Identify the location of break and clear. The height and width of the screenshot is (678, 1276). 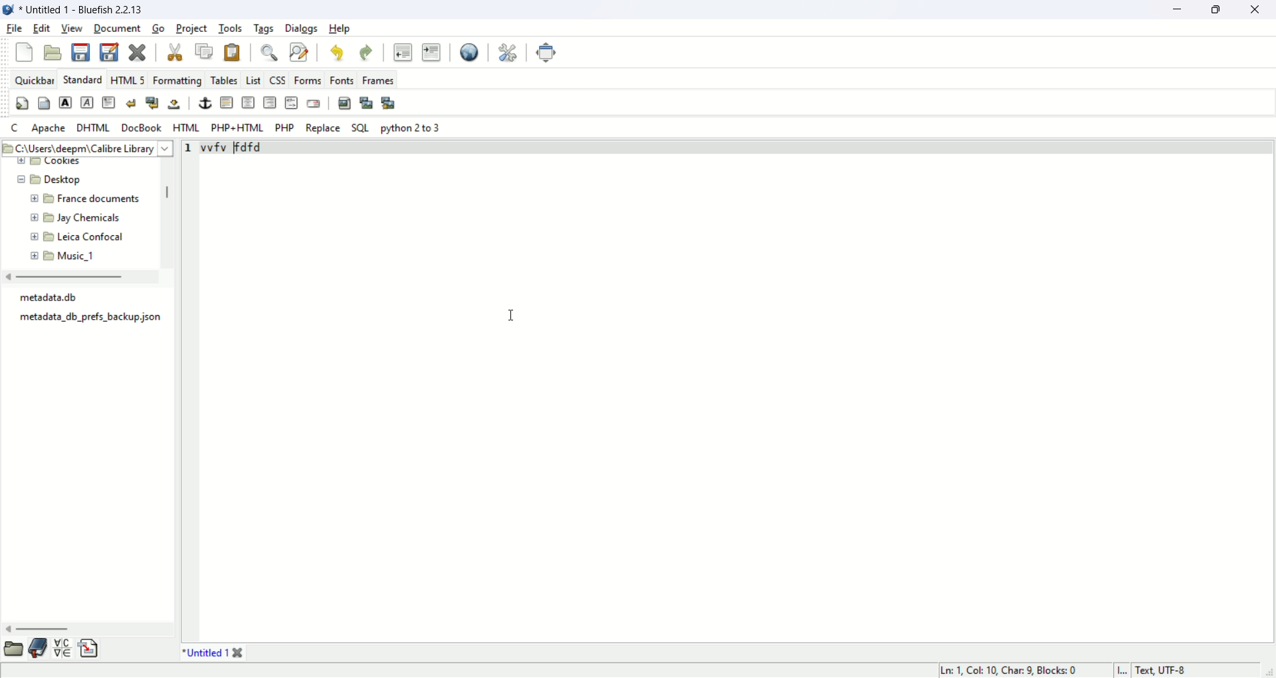
(153, 103).